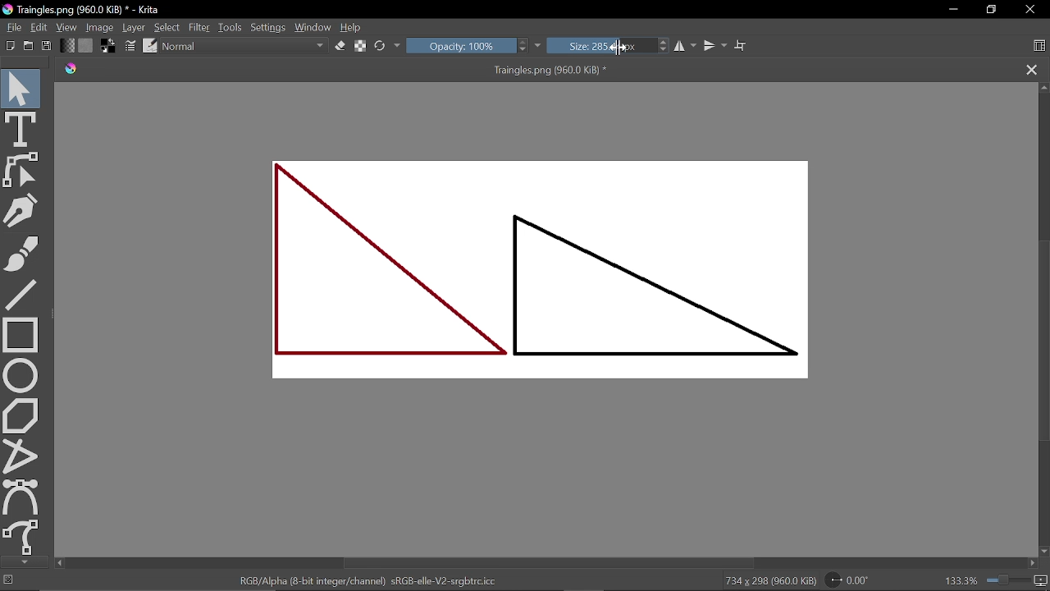 This screenshot has height=591, width=1050. I want to click on Move down, so click(1043, 551).